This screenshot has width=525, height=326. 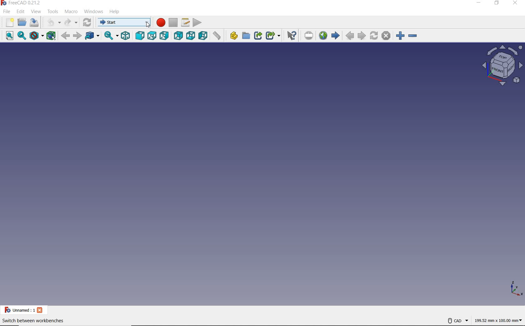 What do you see at coordinates (20, 12) in the screenshot?
I see `EDIT` at bounding box center [20, 12].